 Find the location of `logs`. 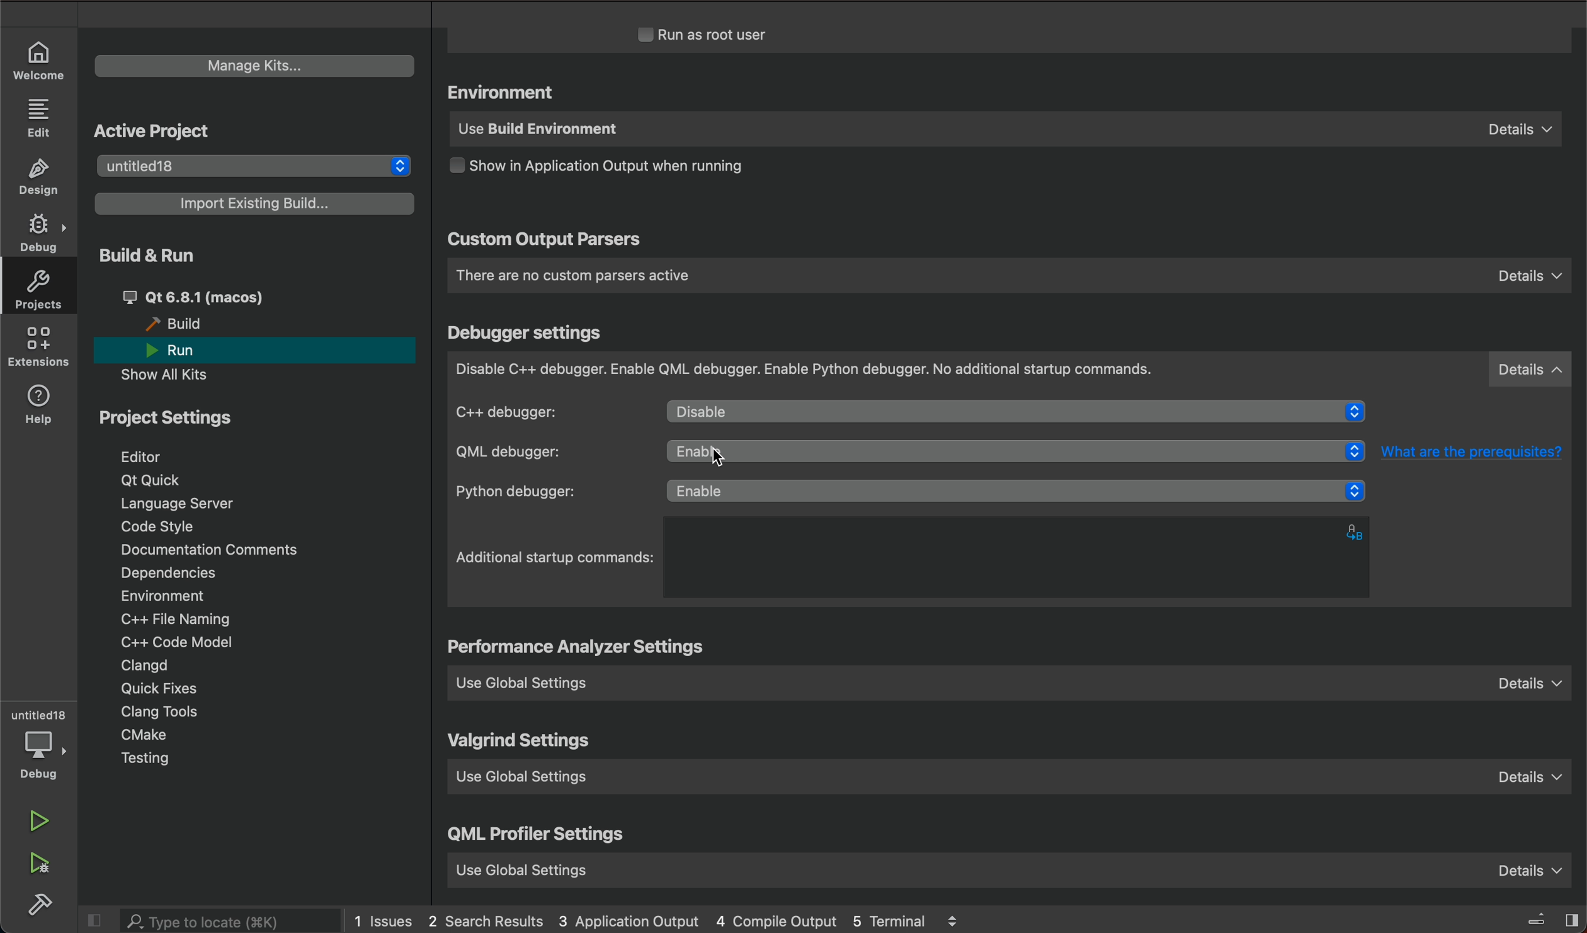

logs is located at coordinates (678, 919).